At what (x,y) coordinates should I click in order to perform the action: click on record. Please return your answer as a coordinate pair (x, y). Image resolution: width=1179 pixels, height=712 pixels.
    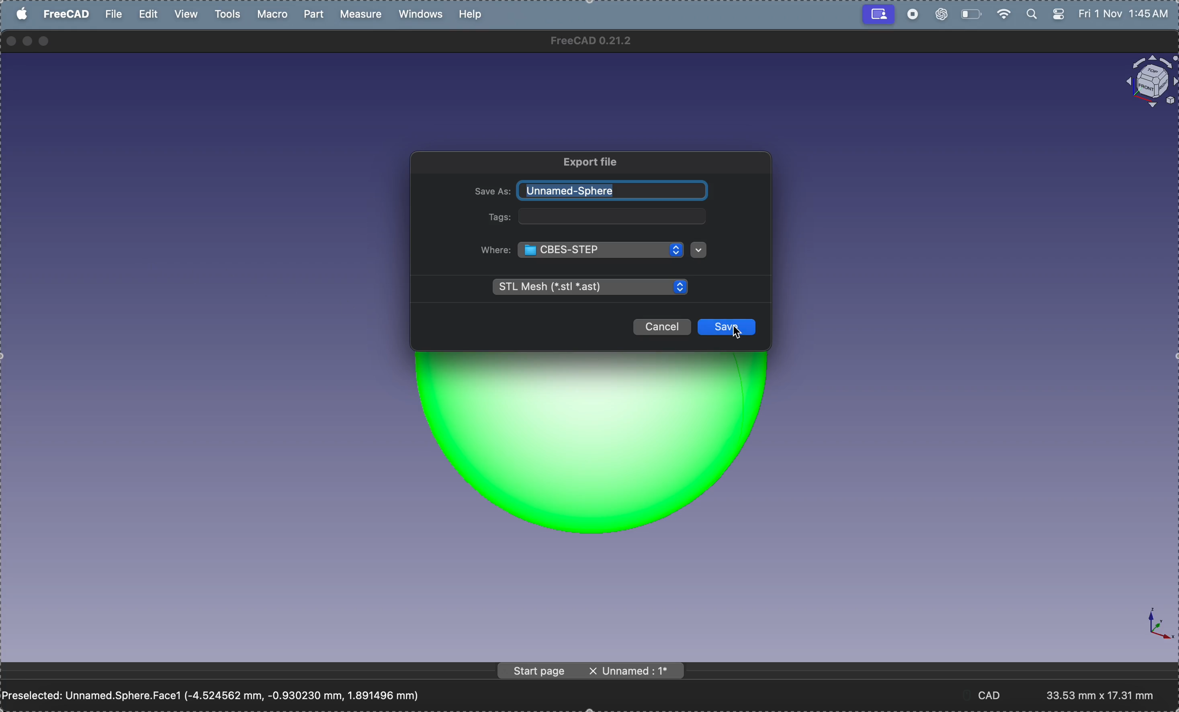
    Looking at the image, I should click on (913, 15).